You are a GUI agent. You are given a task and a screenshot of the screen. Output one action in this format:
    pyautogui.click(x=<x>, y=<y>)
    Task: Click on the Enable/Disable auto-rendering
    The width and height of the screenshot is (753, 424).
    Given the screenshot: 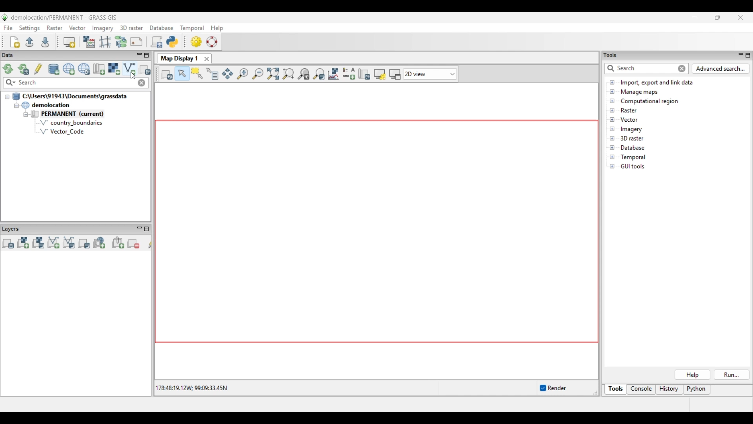 What is the action you would take?
    pyautogui.click(x=553, y=388)
    